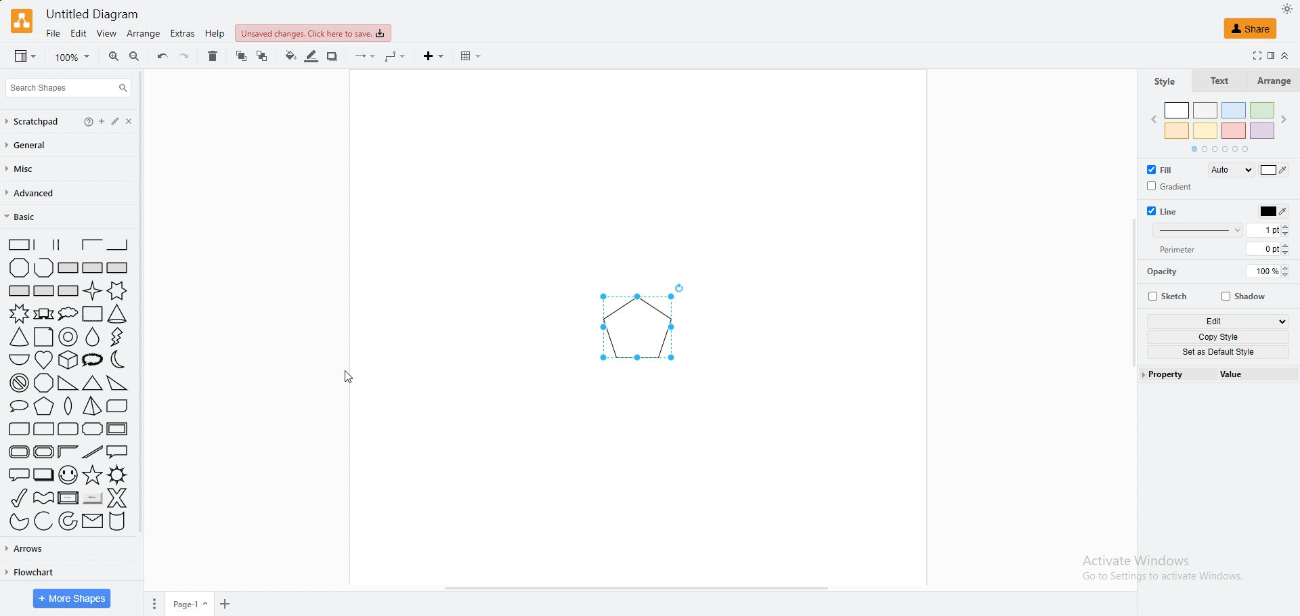 This screenshot has height=616, width=1300. Describe the element at coordinates (43, 268) in the screenshot. I see `polyline` at that location.